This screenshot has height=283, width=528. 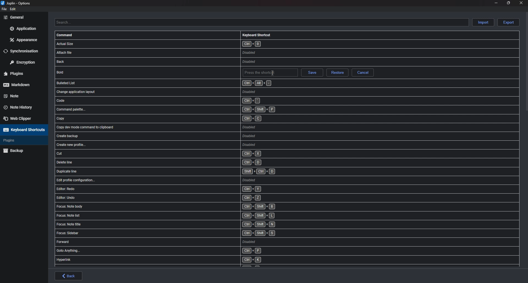 I want to click on shortcut, so click(x=185, y=62).